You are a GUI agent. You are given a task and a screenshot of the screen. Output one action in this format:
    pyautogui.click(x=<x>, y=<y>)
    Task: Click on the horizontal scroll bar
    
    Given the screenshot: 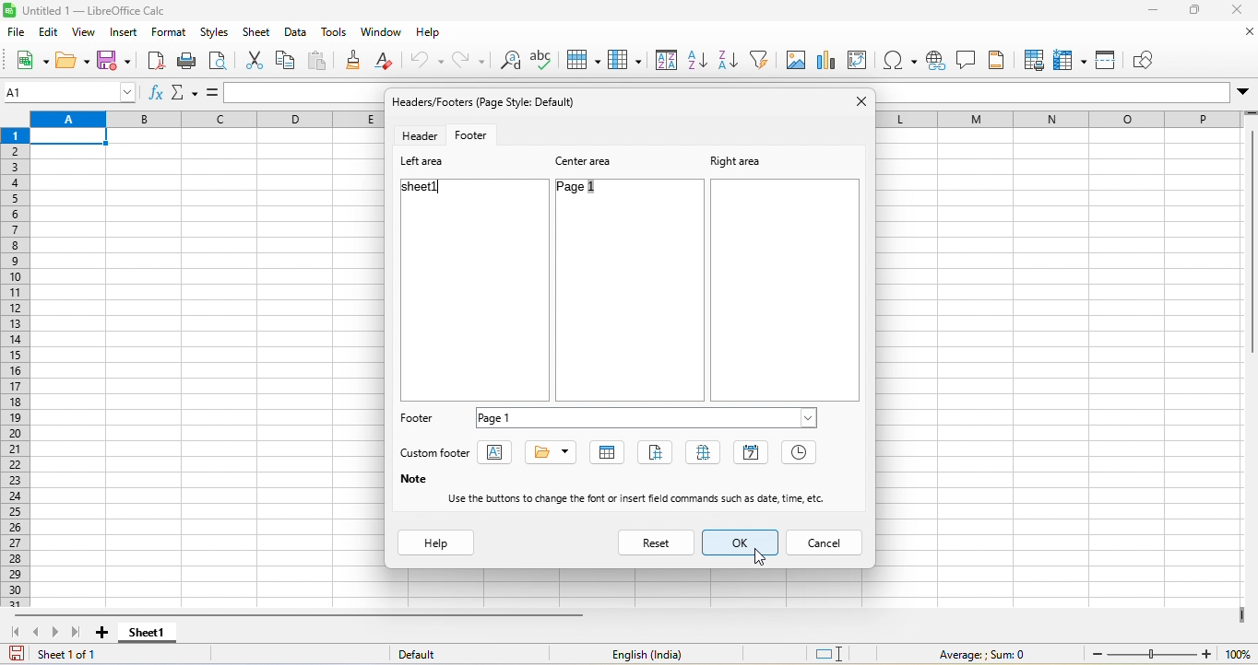 What is the action you would take?
    pyautogui.click(x=299, y=614)
    